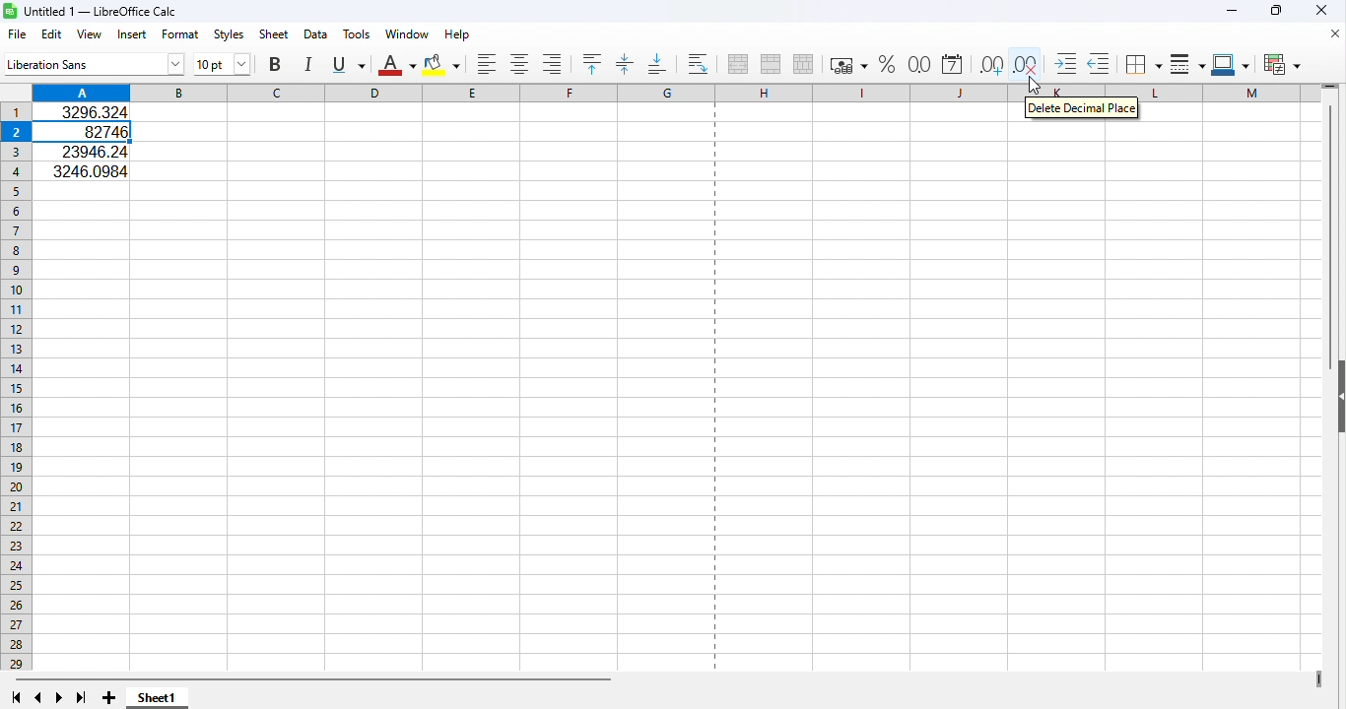 Image resolution: width=1346 pixels, height=709 pixels. What do you see at coordinates (108, 697) in the screenshot?
I see `Add new sheet` at bounding box center [108, 697].